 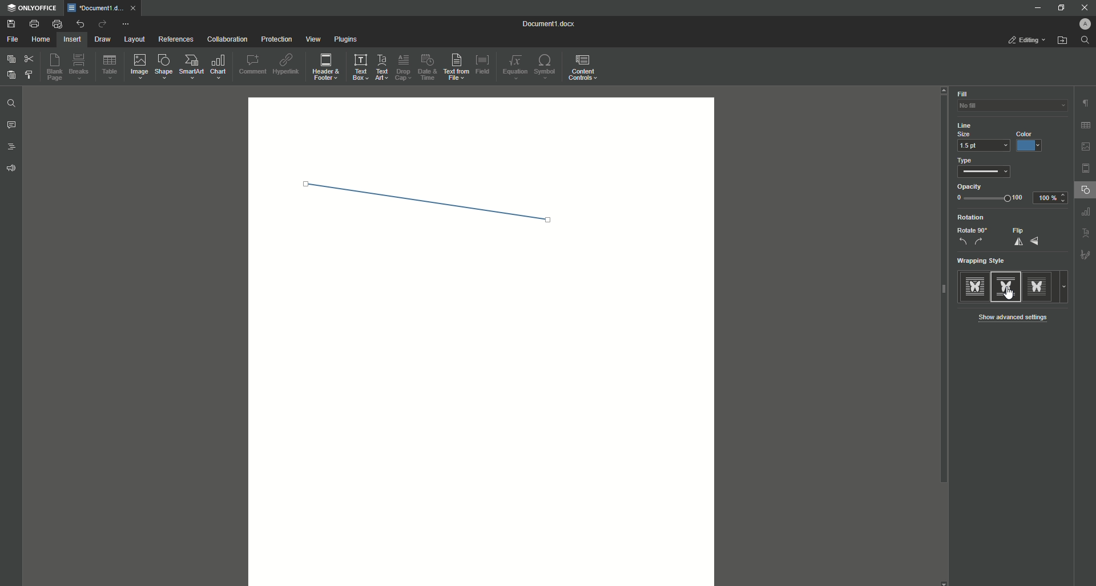 What do you see at coordinates (35, 22) in the screenshot?
I see `` at bounding box center [35, 22].